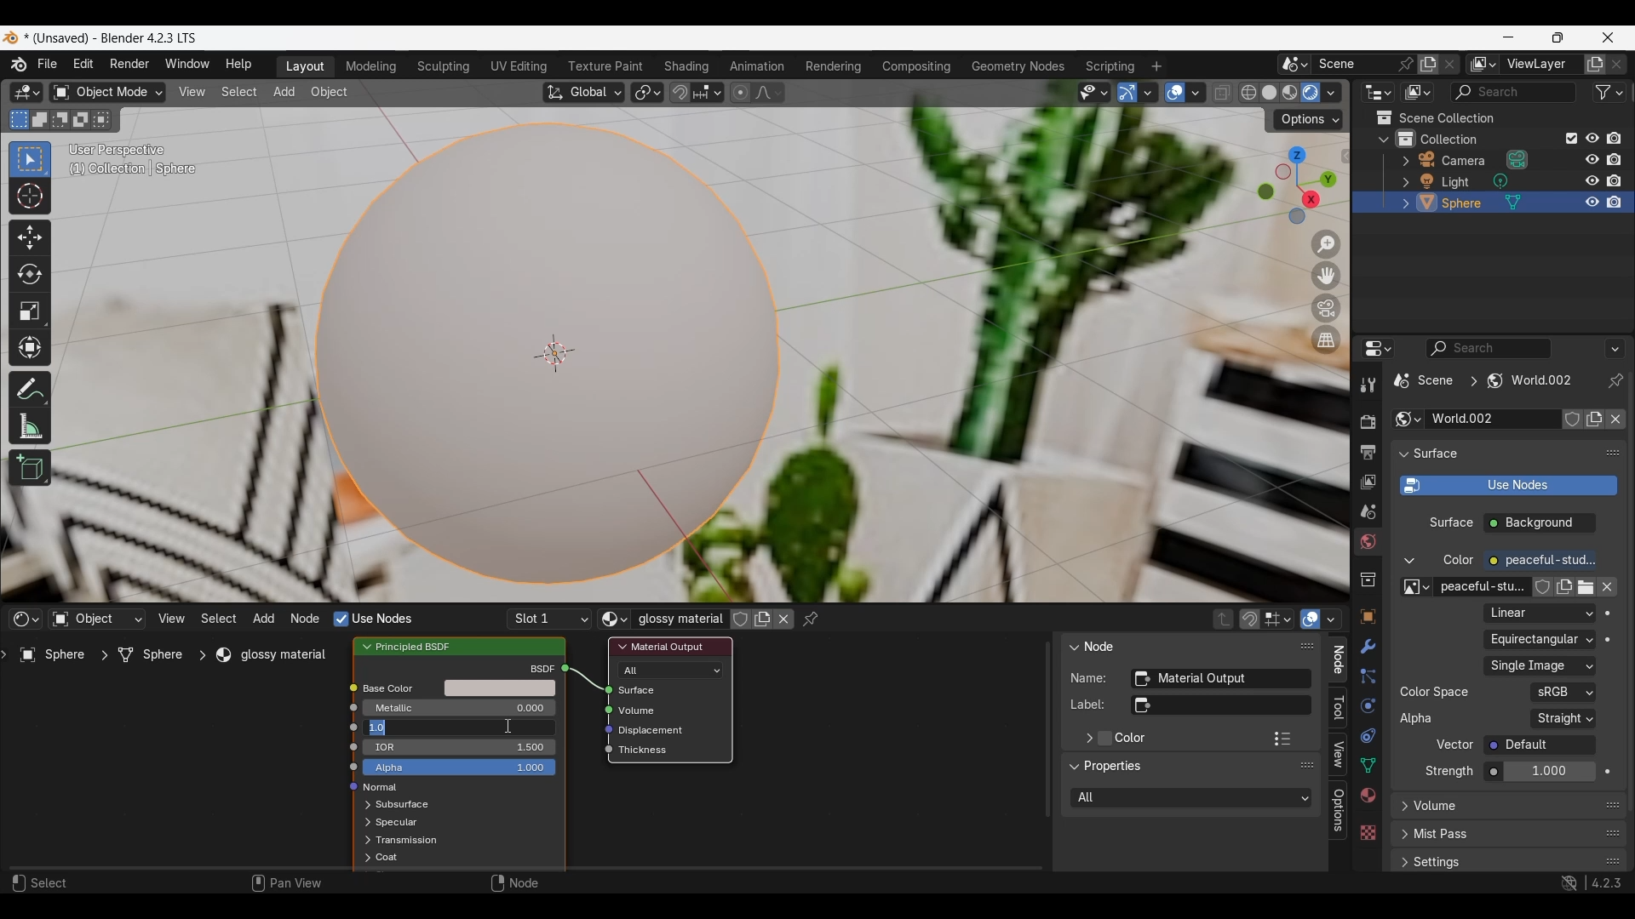 This screenshot has width=1635, height=919. I want to click on Output properties, so click(1366, 452).